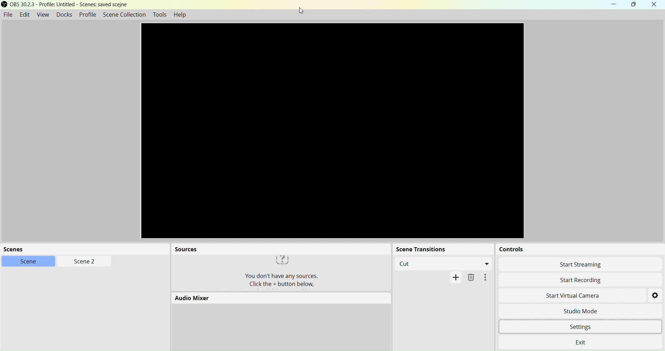 This screenshot has width=665, height=351. I want to click on Audio mixer, so click(277, 298).